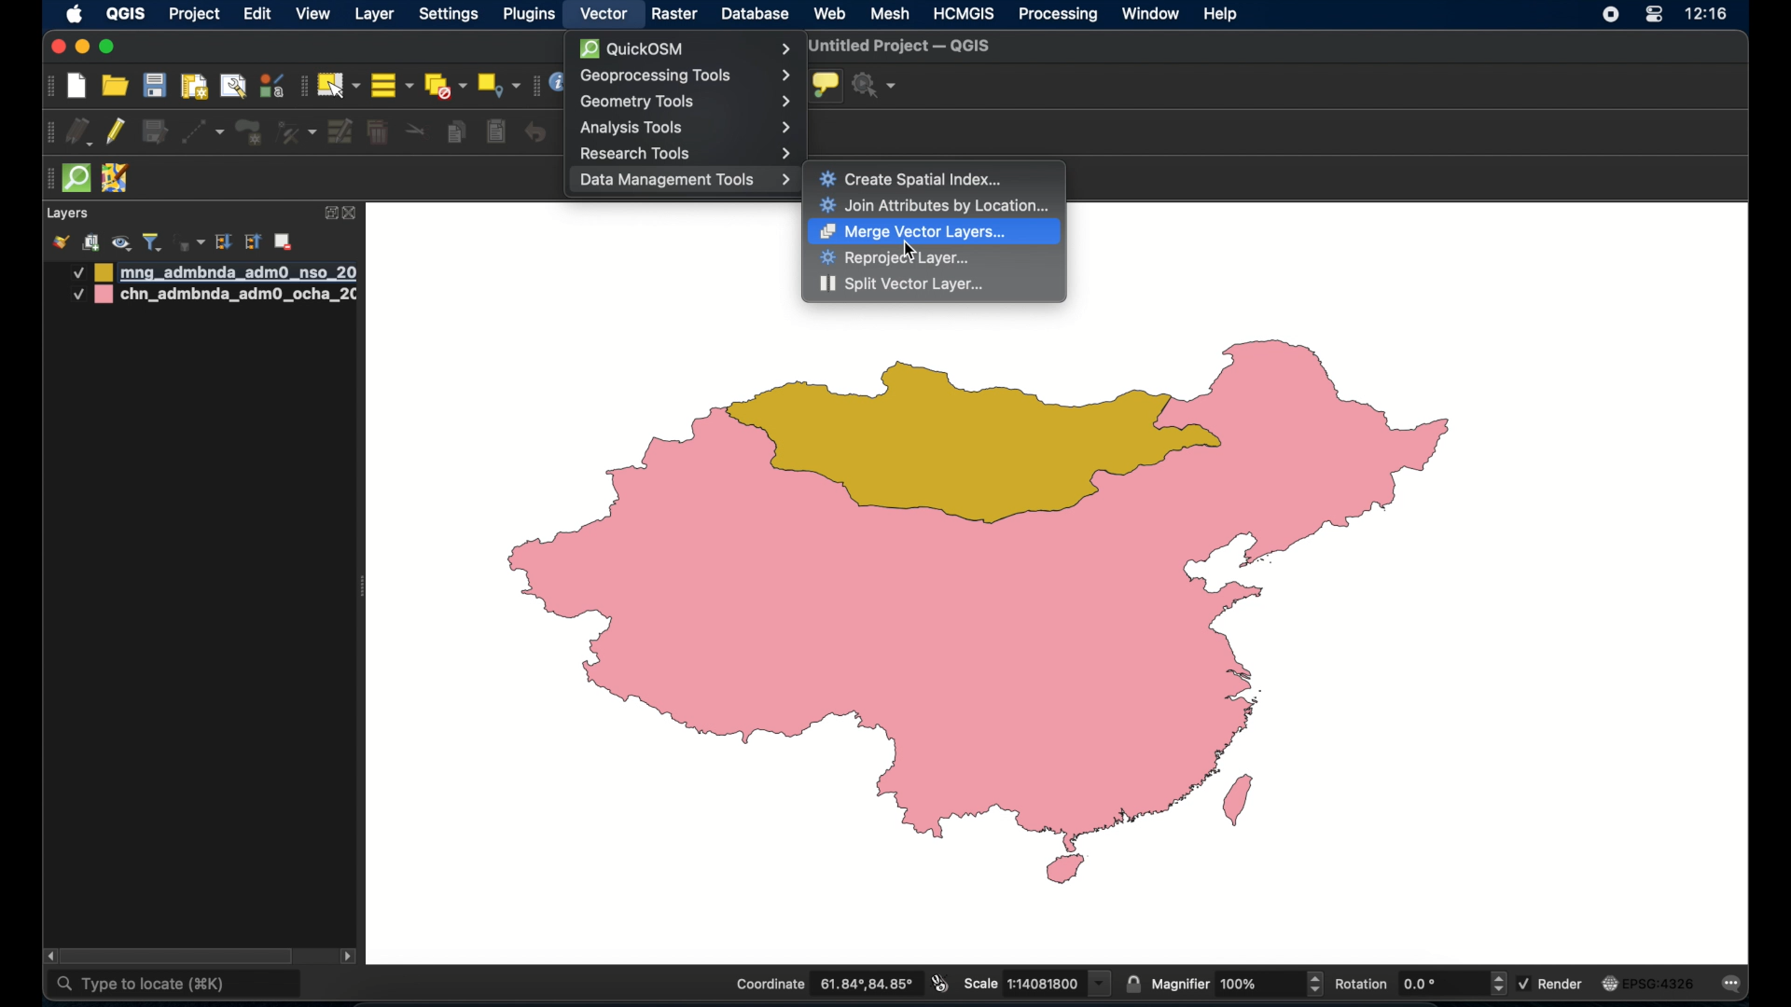 Image resolution: width=1791 pixels, height=1007 pixels. What do you see at coordinates (313, 16) in the screenshot?
I see `view` at bounding box center [313, 16].